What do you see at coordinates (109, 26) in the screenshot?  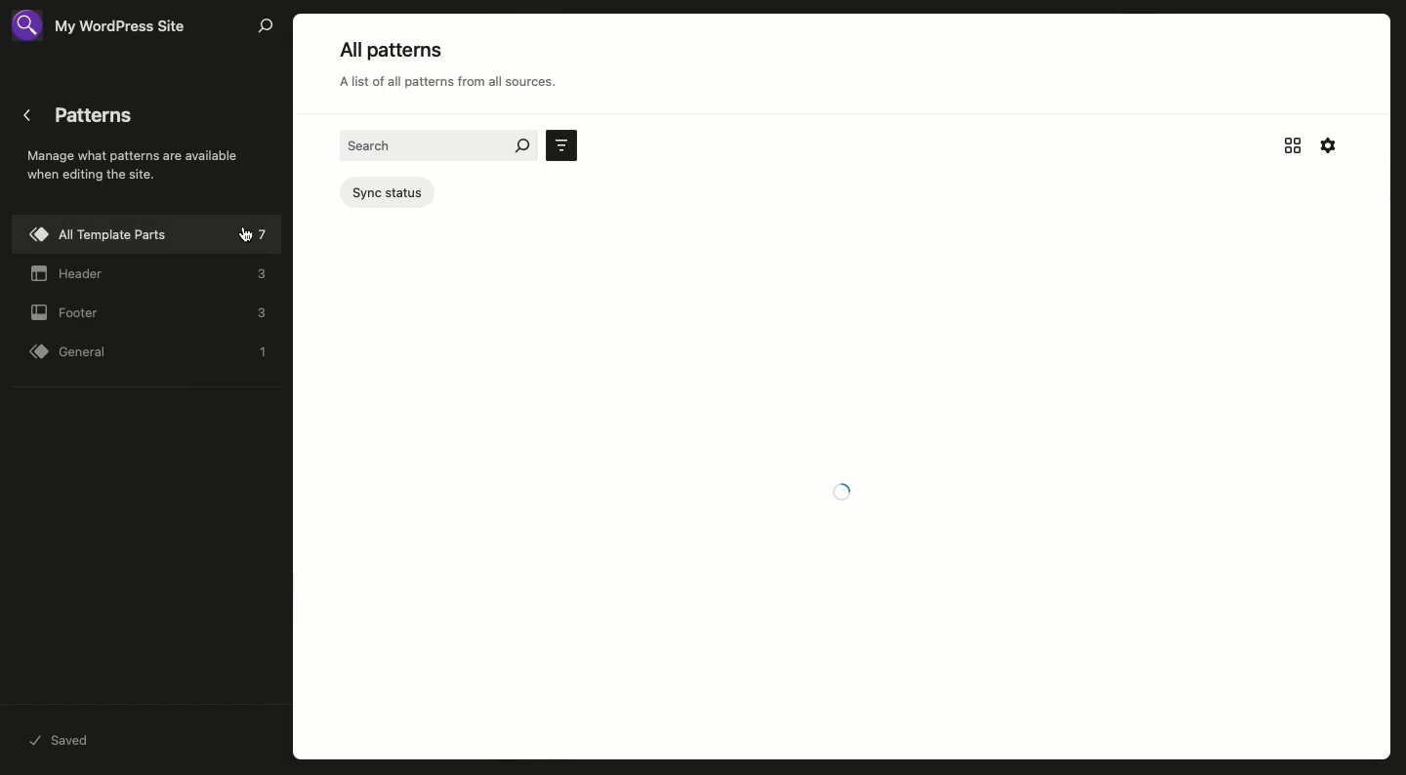 I see `Site` at bounding box center [109, 26].